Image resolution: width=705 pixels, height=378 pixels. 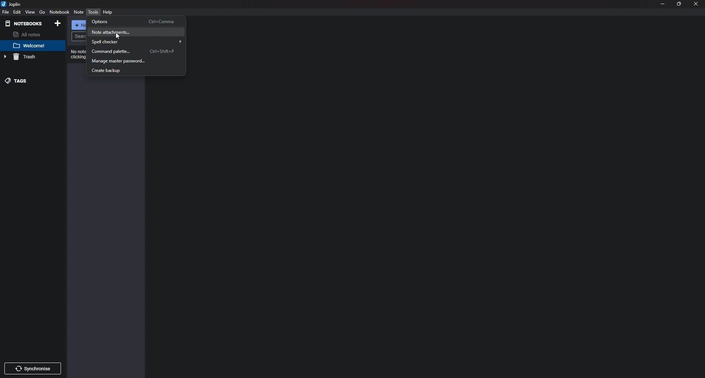 What do you see at coordinates (58, 23) in the screenshot?
I see `Add notebooks` at bounding box center [58, 23].